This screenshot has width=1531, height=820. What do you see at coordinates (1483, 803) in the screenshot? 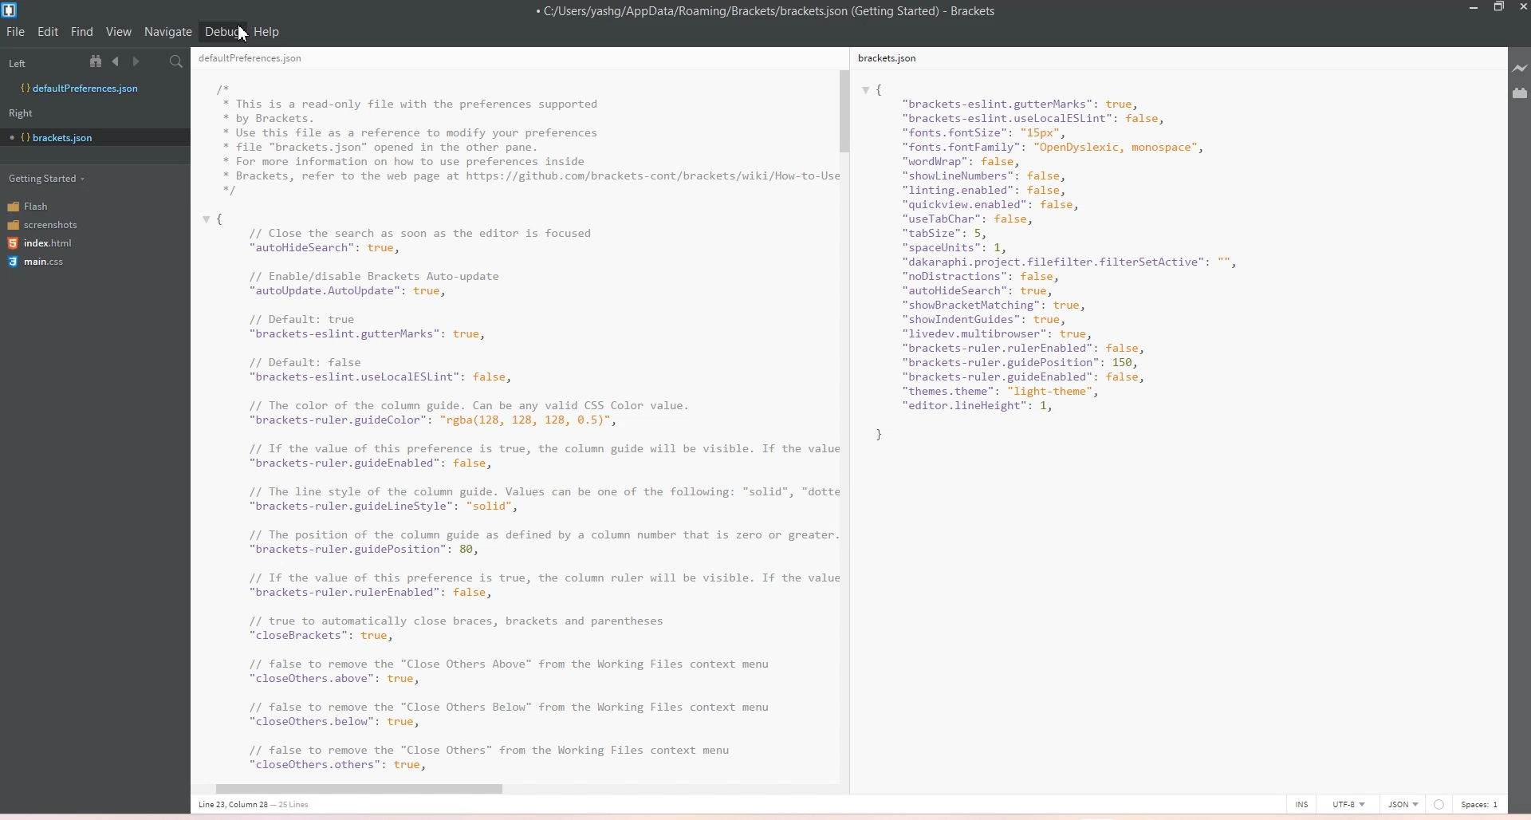
I see `Spaces` at bounding box center [1483, 803].